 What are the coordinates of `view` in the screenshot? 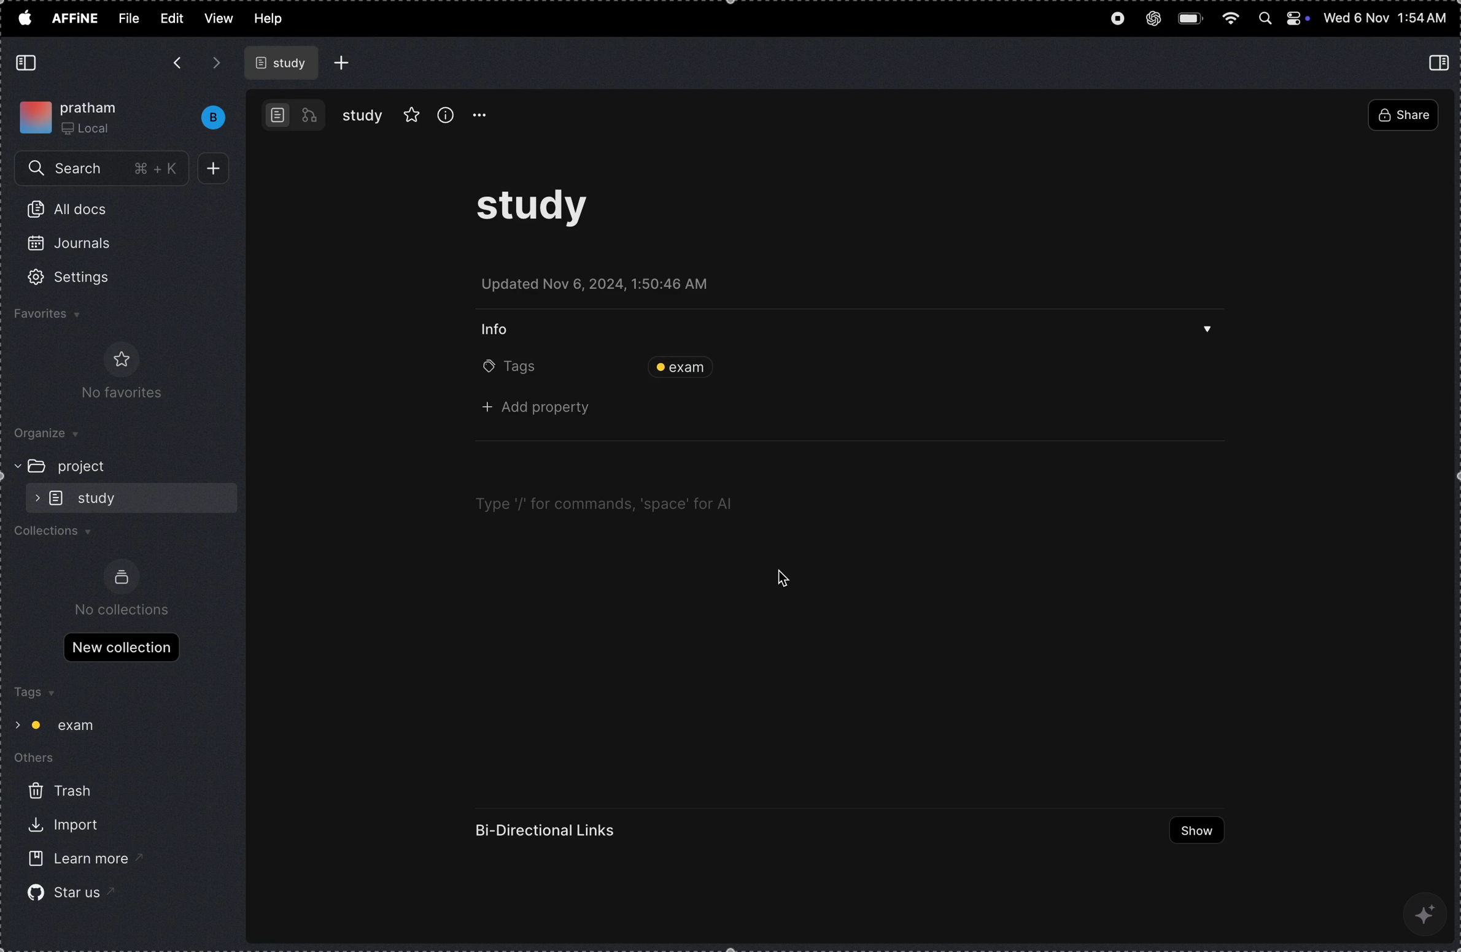 It's located at (219, 18).